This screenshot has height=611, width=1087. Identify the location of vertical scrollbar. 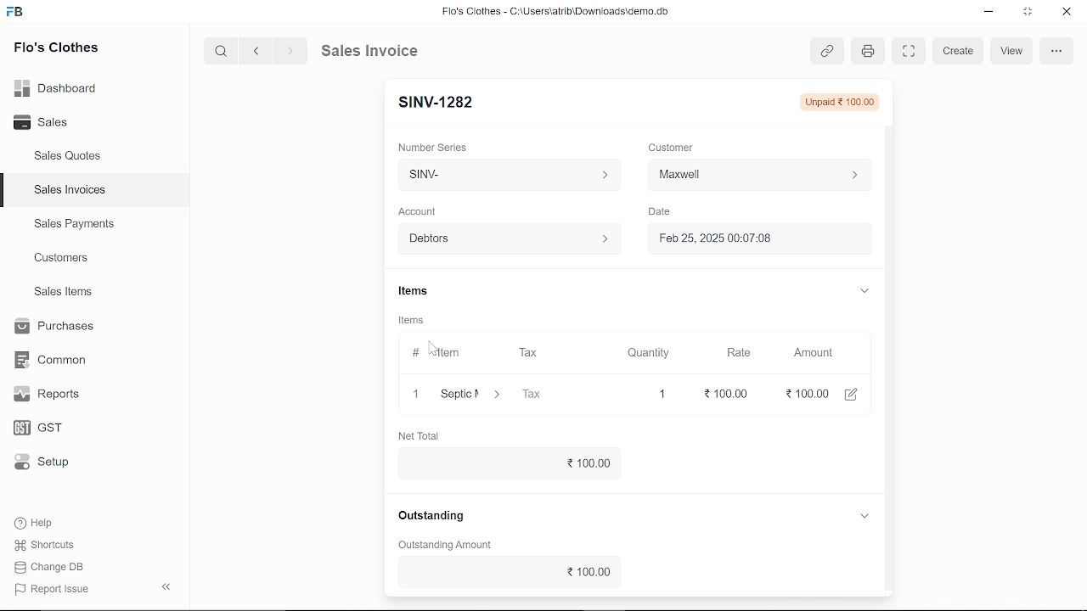
(892, 276).